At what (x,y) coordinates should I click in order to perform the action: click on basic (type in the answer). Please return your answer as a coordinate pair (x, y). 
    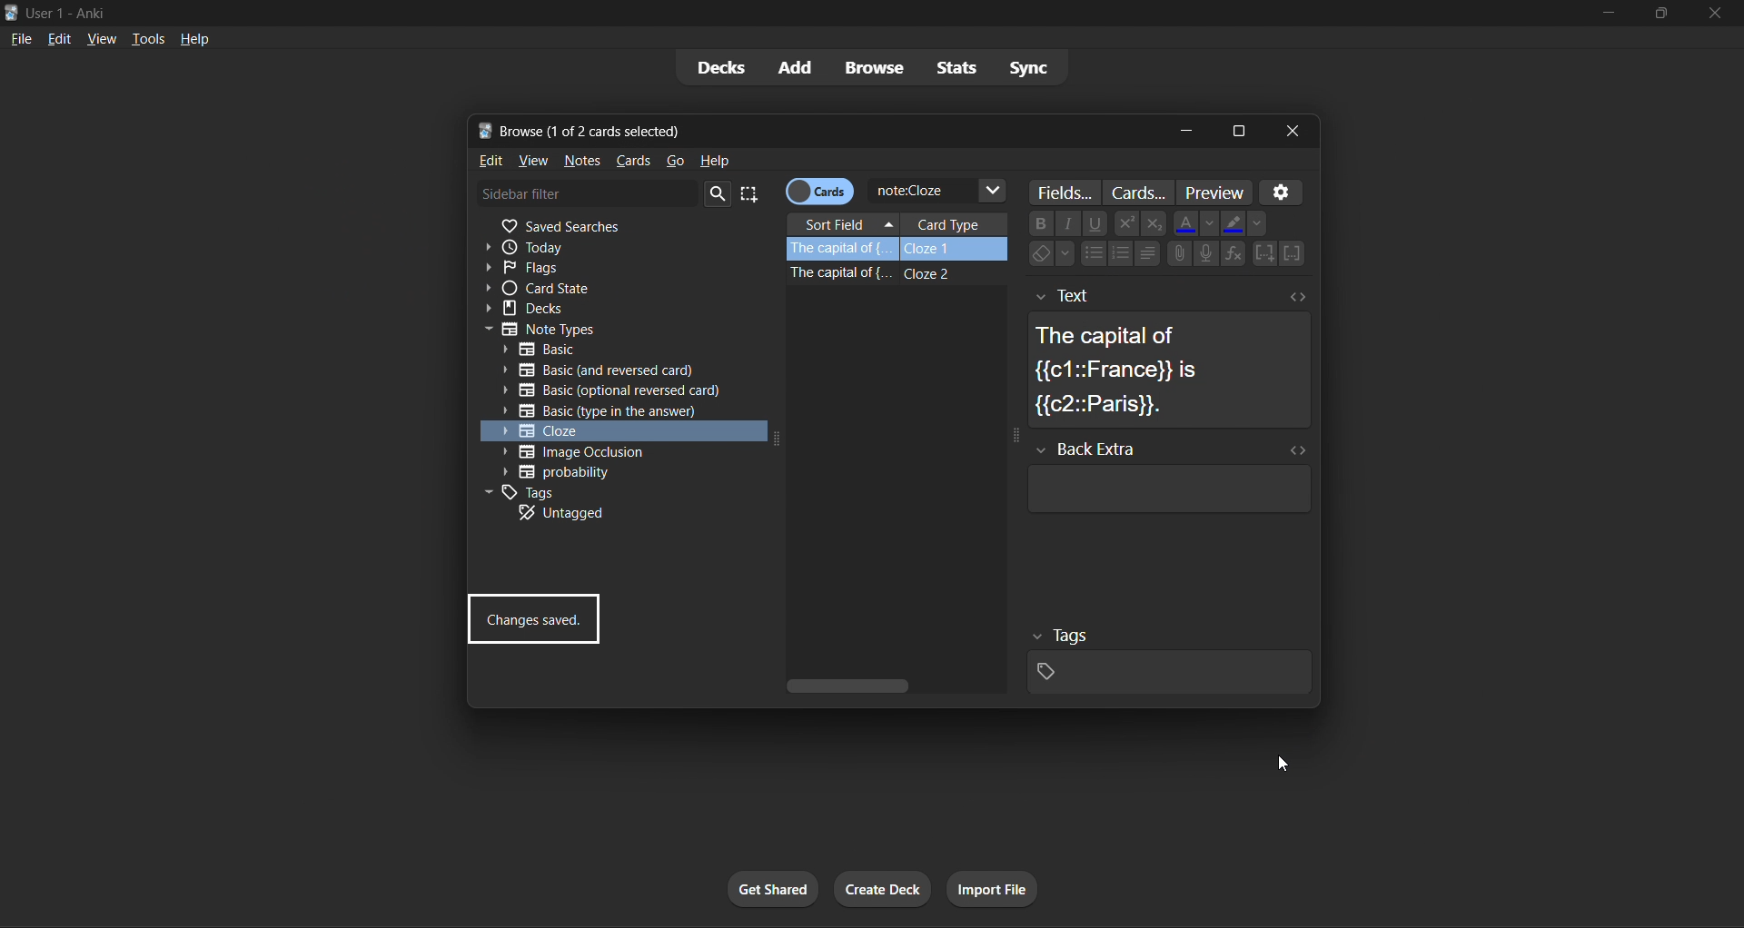
    Looking at the image, I should click on (600, 412).